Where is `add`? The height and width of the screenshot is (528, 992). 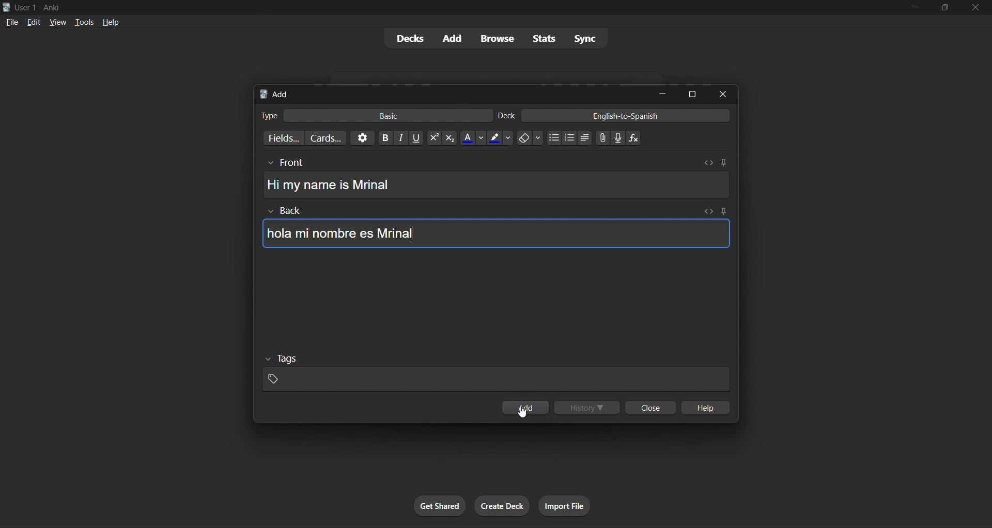
add is located at coordinates (526, 407).